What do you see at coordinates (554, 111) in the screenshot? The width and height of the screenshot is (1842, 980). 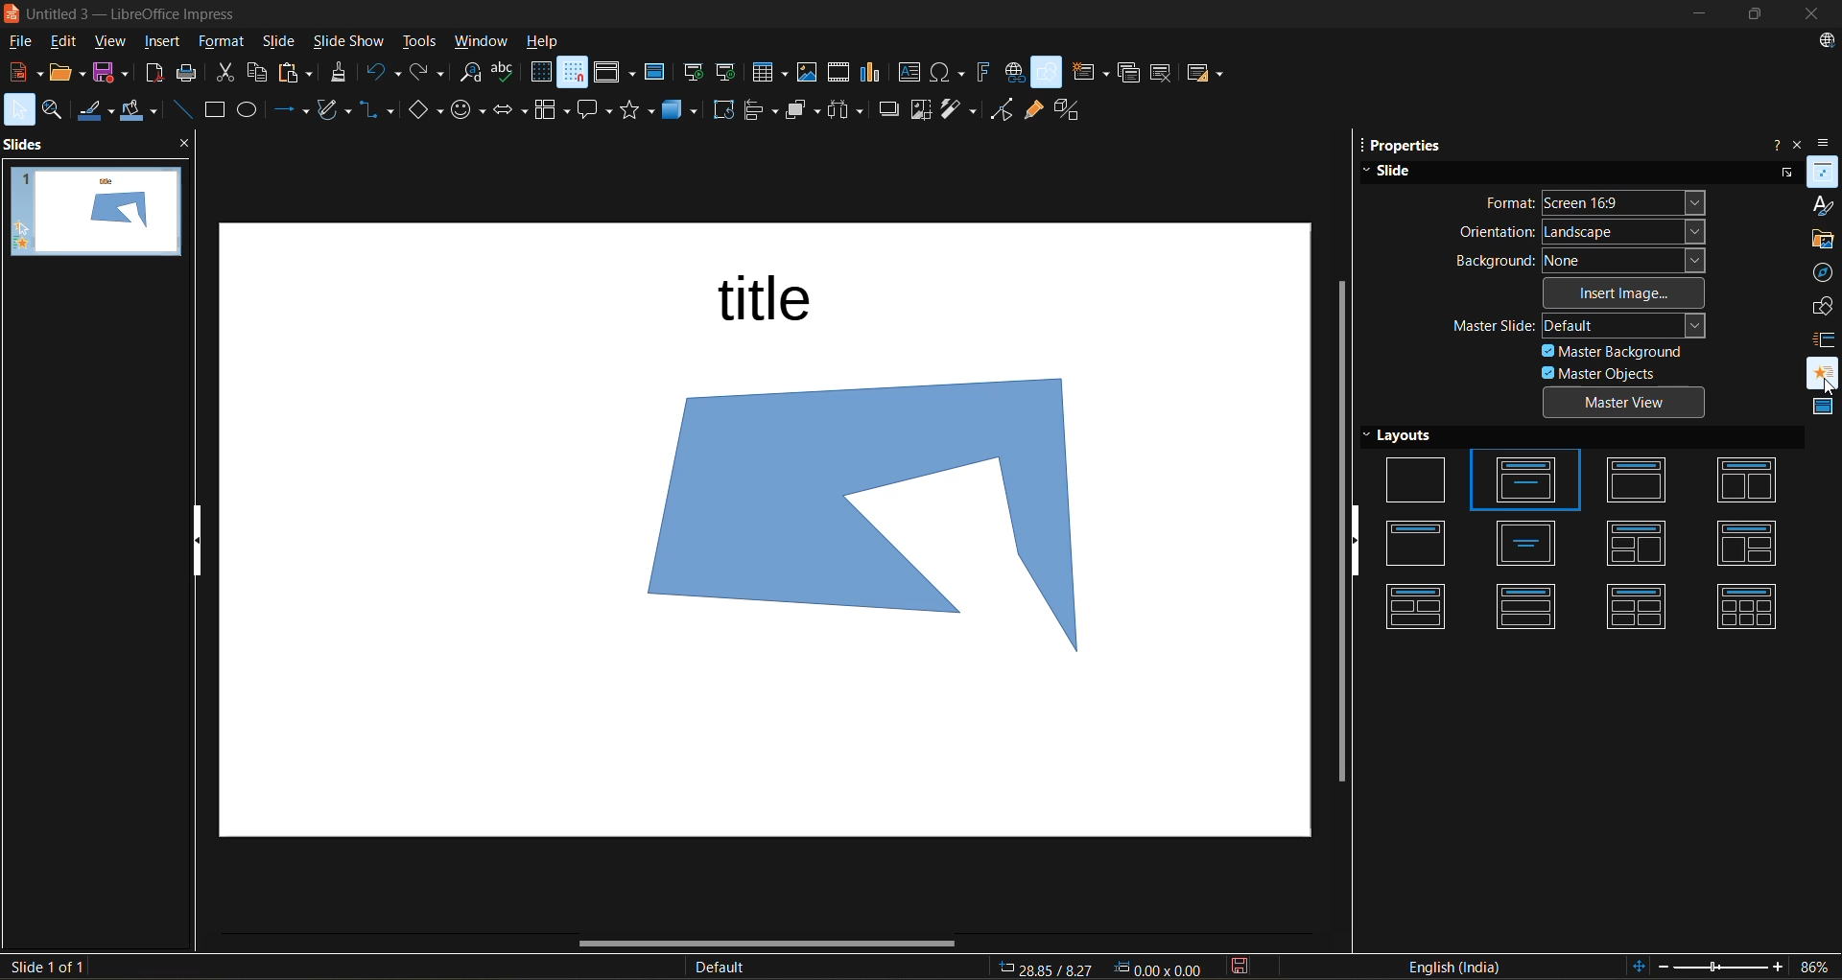 I see `flowchart` at bounding box center [554, 111].